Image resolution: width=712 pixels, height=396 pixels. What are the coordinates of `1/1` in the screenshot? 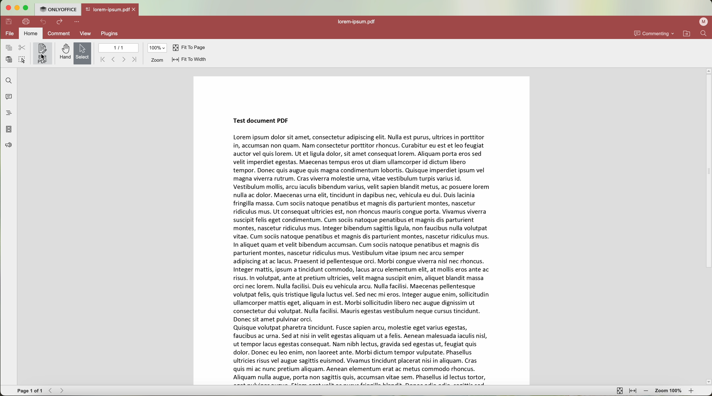 It's located at (119, 48).